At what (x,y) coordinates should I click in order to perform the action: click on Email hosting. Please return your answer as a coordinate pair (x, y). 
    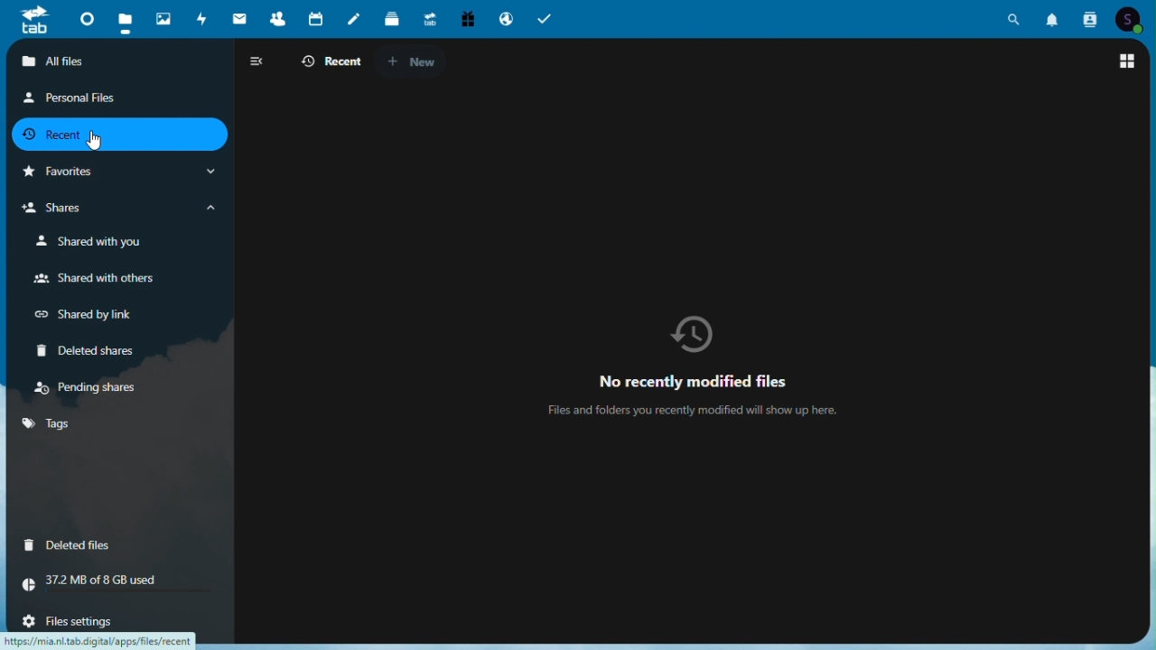
    Looking at the image, I should click on (505, 19).